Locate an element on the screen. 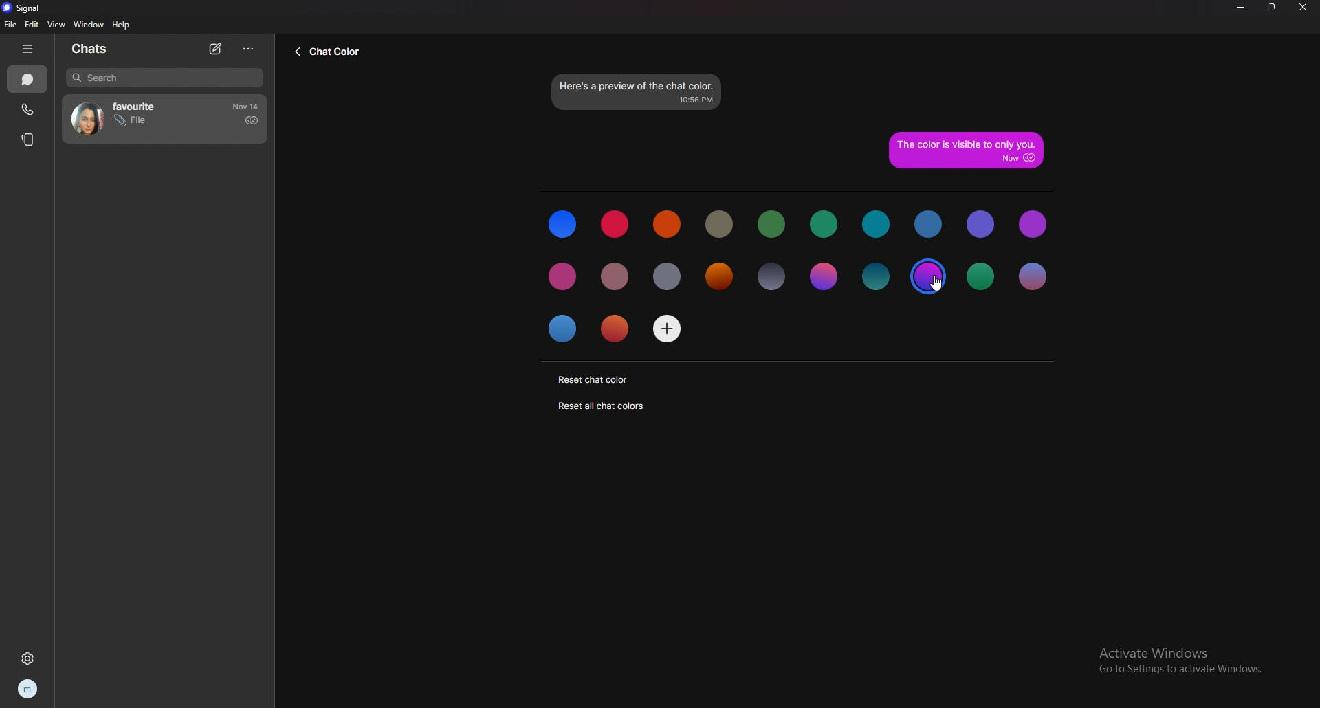  window is located at coordinates (89, 25).